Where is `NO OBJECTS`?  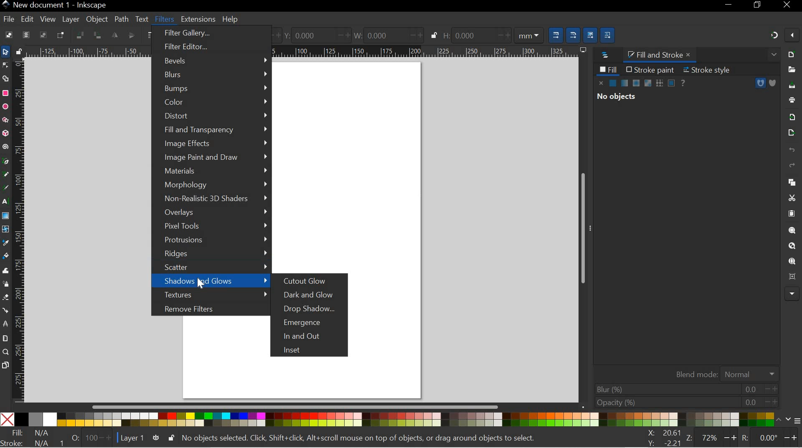 NO OBJECTS is located at coordinates (617, 98).